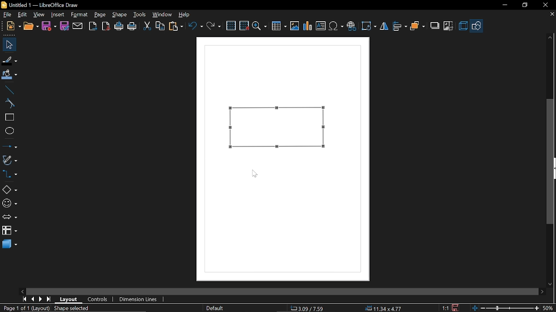  I want to click on undo, so click(196, 27).